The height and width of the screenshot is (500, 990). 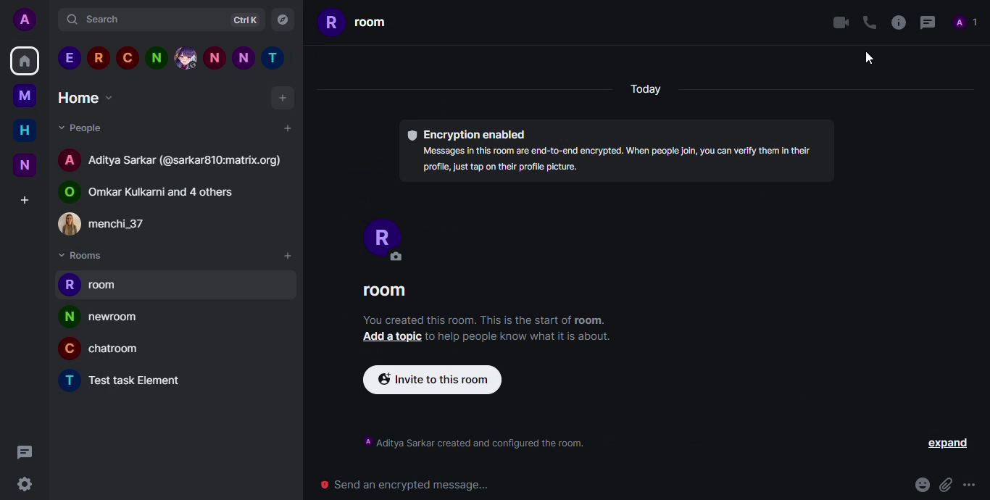 What do you see at coordinates (66, 193) in the screenshot?
I see `profile` at bounding box center [66, 193].